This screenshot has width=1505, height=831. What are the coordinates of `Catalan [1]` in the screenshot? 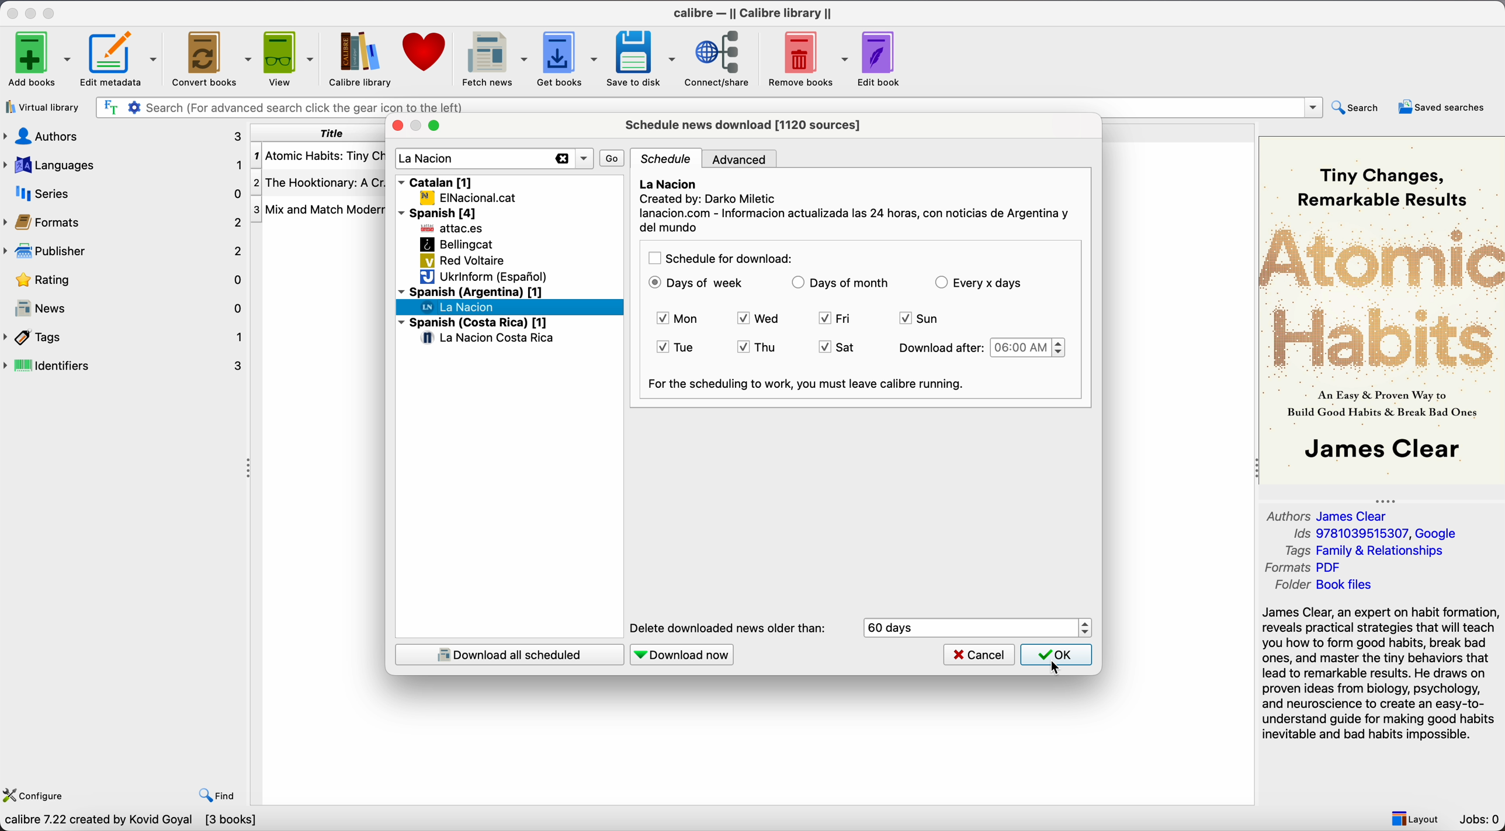 It's located at (437, 180).